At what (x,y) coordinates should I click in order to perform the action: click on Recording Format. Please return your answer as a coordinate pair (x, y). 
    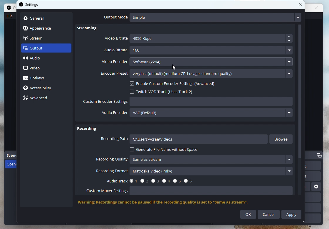
    Looking at the image, I should click on (194, 172).